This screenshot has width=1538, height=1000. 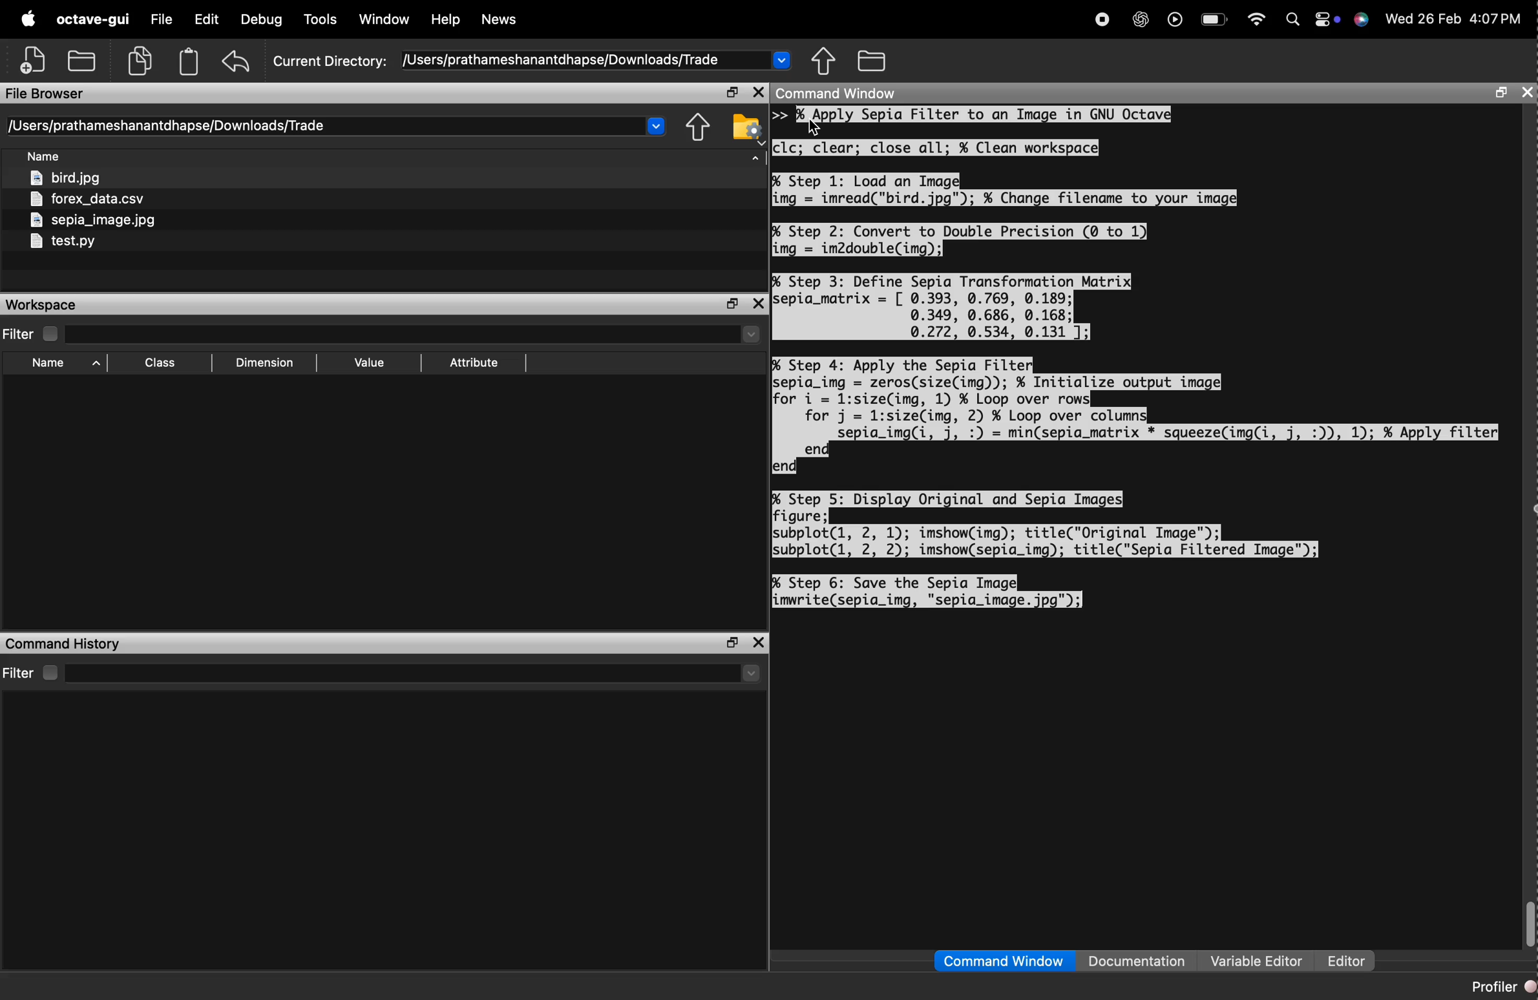 What do you see at coordinates (64, 643) in the screenshot?
I see `Command History` at bounding box center [64, 643].